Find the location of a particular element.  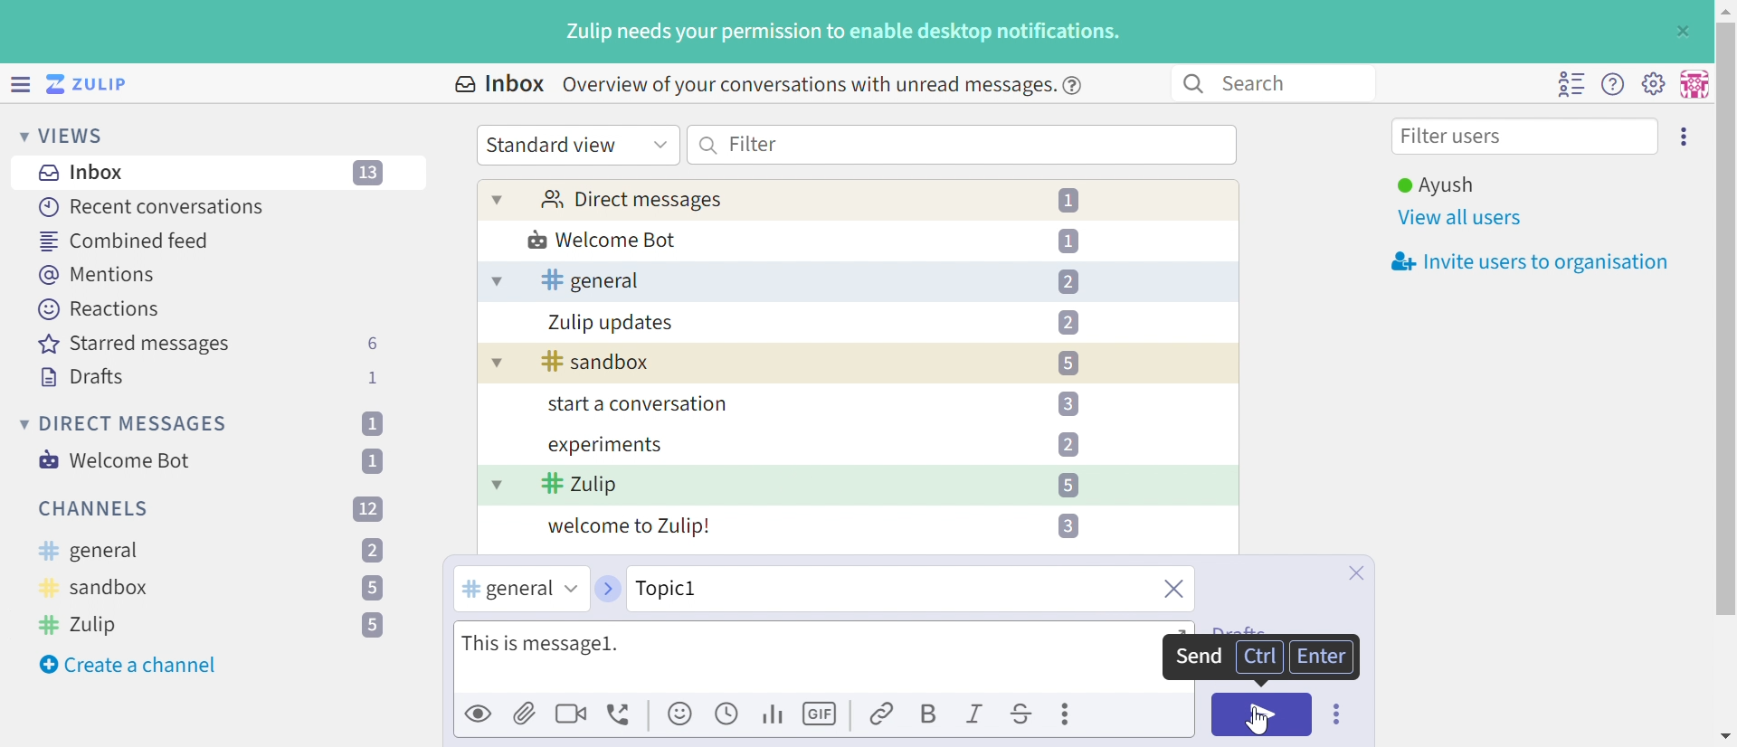

close is located at coordinates (1172, 591).